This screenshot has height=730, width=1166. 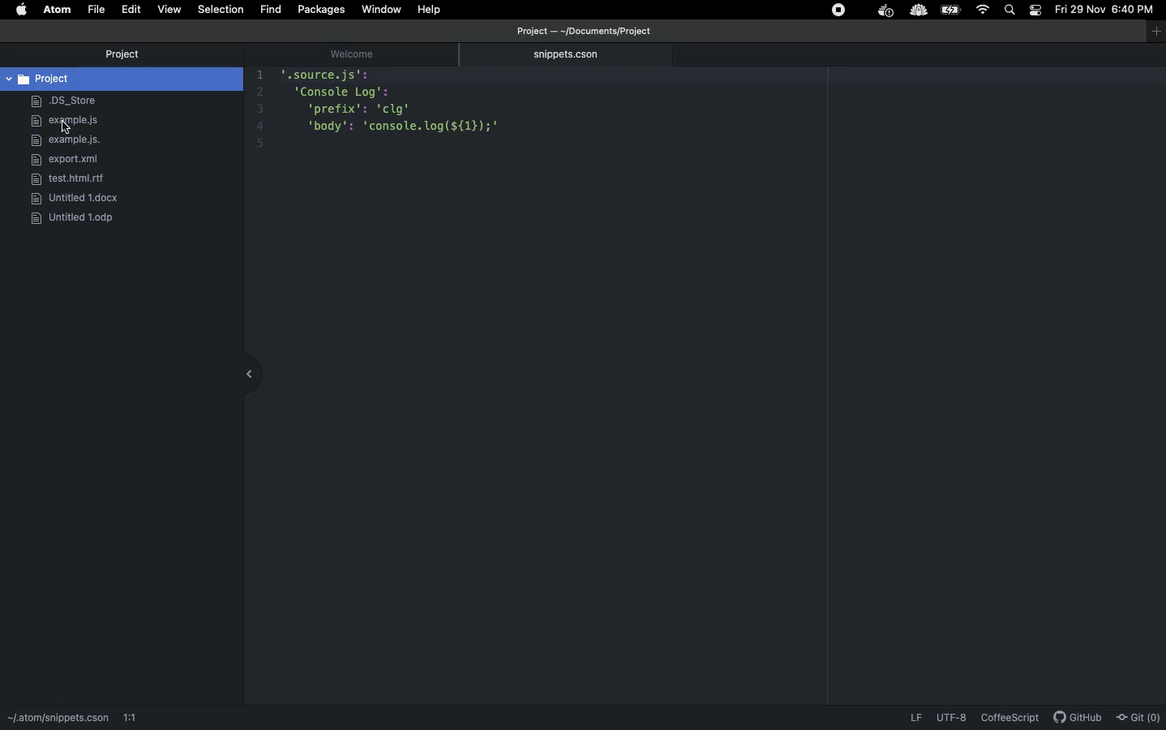 What do you see at coordinates (58, 10) in the screenshot?
I see `ATOM` at bounding box center [58, 10].